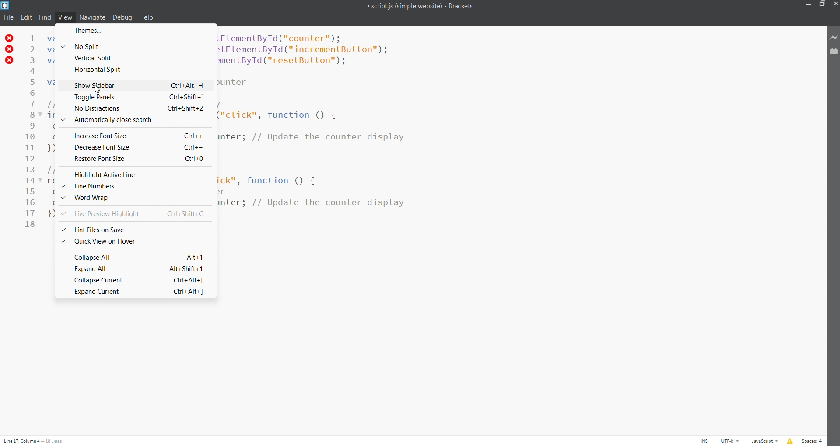 The width and height of the screenshot is (840, 446). I want to click on show sidebar, so click(135, 84).